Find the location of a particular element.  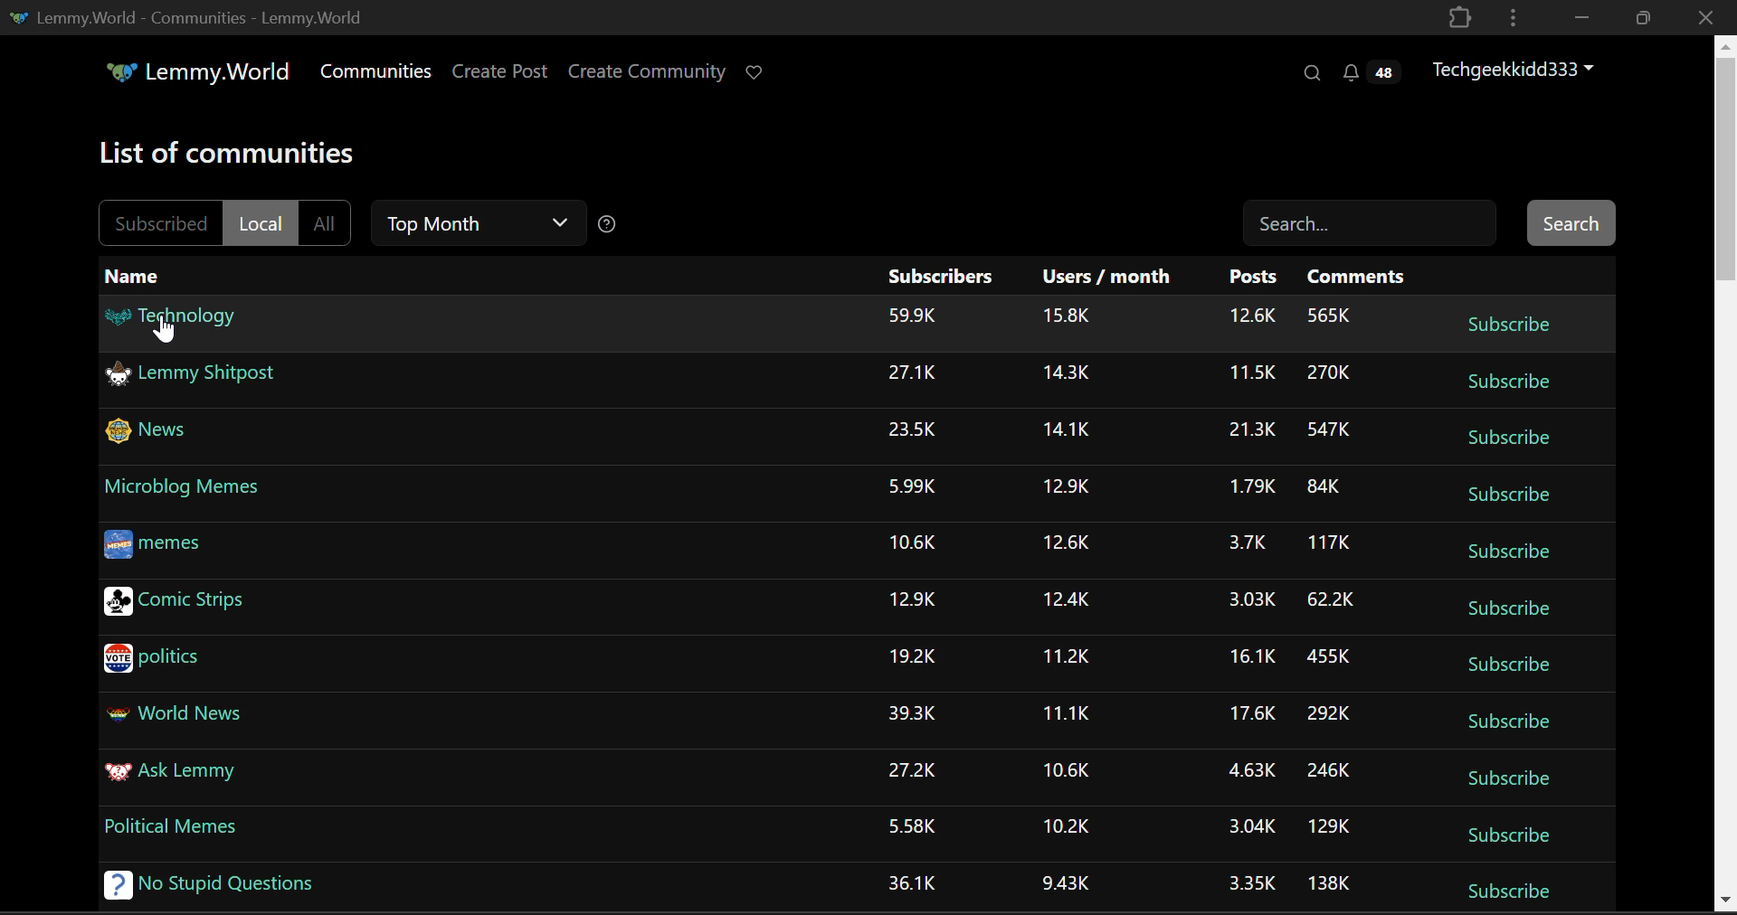

Amount is located at coordinates (1062, 430).